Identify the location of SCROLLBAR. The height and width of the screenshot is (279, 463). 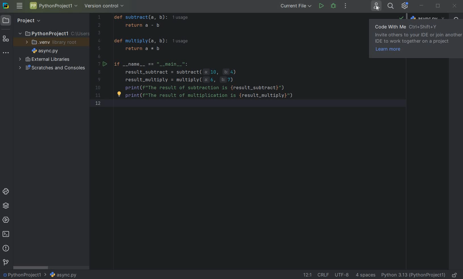
(31, 267).